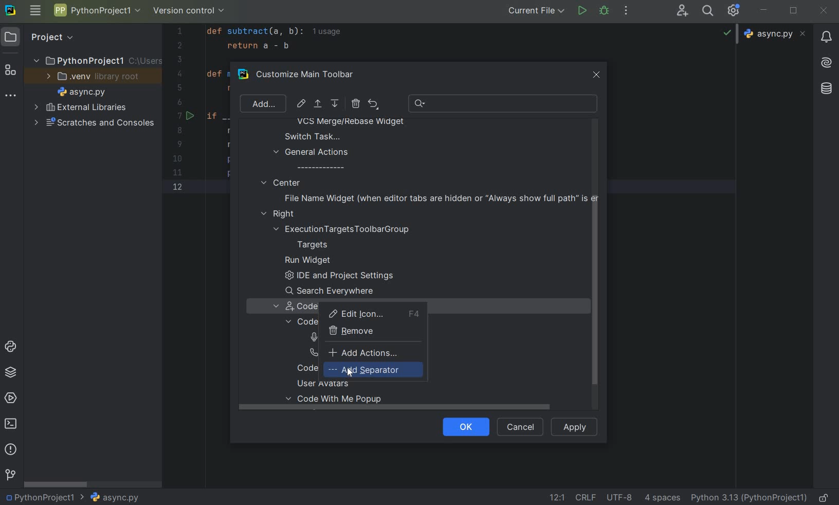  I want to click on PROJECT NAME, so click(96, 60).